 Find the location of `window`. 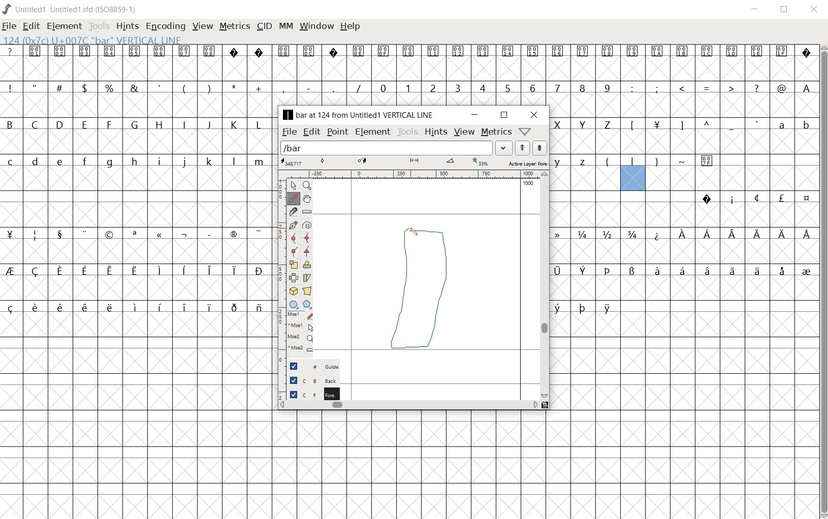

window is located at coordinates (317, 25).